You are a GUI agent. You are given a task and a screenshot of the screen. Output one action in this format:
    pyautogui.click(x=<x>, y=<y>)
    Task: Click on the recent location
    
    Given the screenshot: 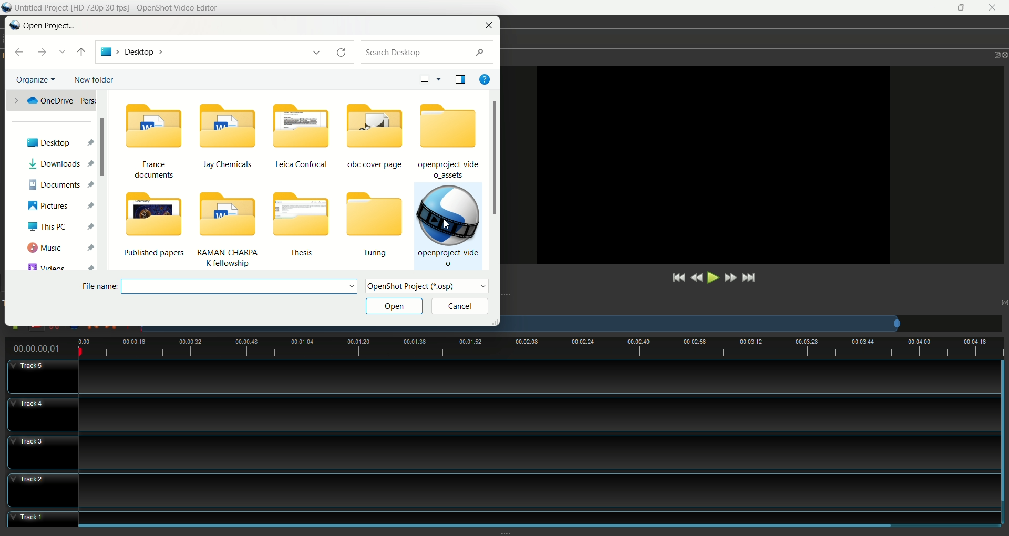 What is the action you would take?
    pyautogui.click(x=64, y=51)
    